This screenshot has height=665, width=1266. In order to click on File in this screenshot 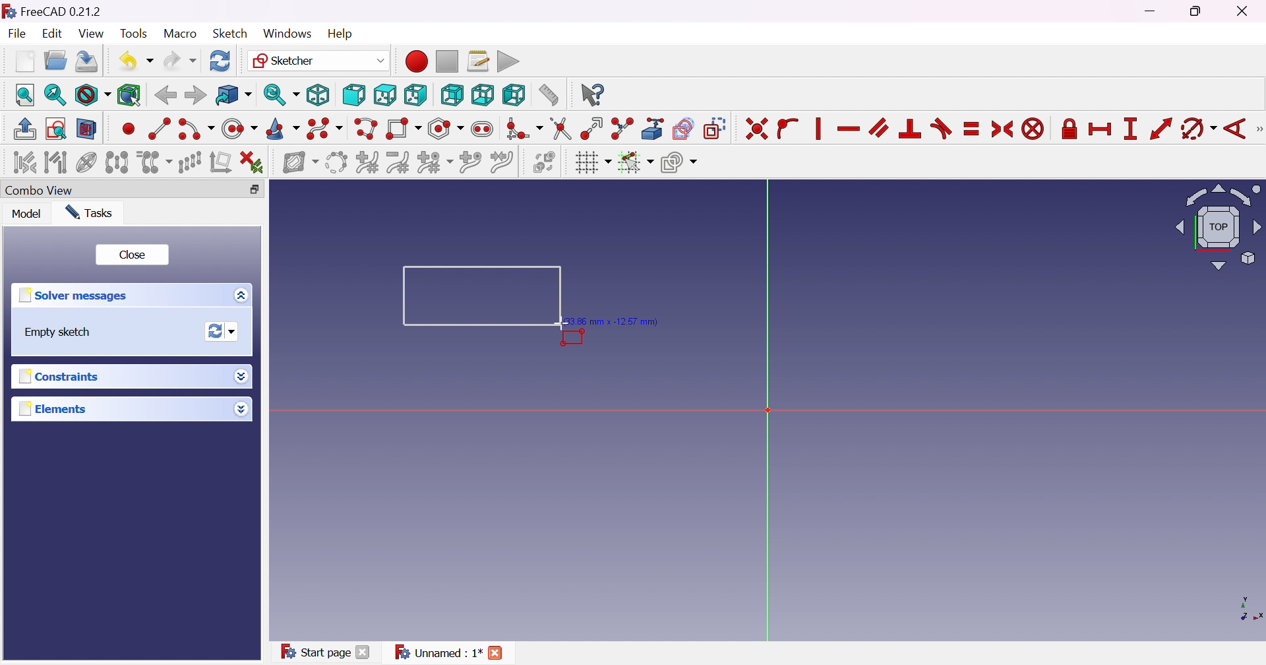, I will do `click(16, 33)`.